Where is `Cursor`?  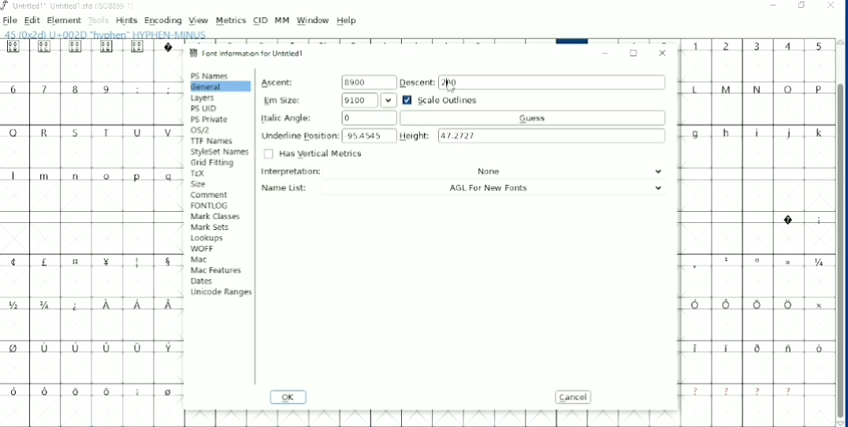 Cursor is located at coordinates (450, 87).